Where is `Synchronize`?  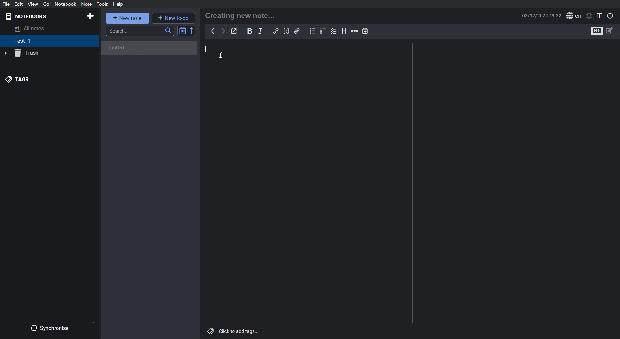 Synchronize is located at coordinates (49, 328).